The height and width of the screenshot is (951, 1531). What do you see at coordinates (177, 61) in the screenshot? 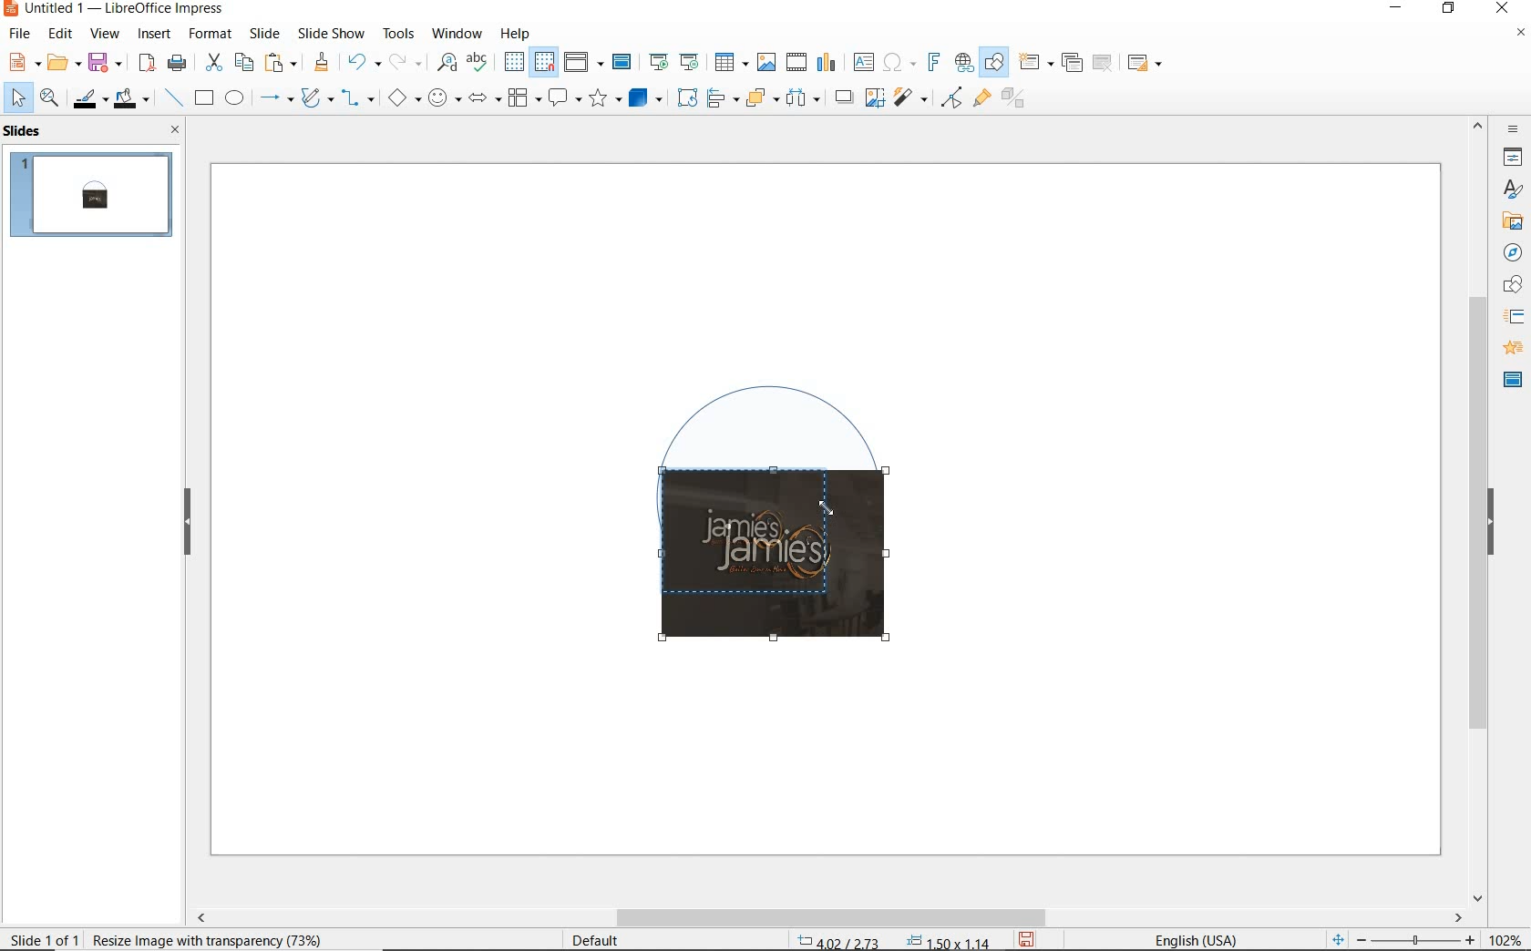
I see `print` at bounding box center [177, 61].